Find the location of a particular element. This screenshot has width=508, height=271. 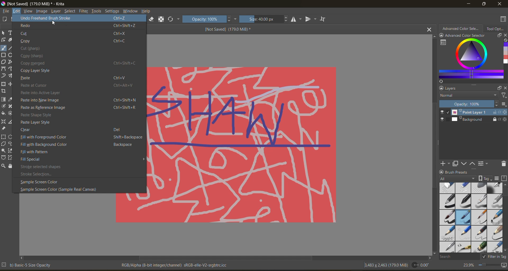

fill special is located at coordinates (32, 158).